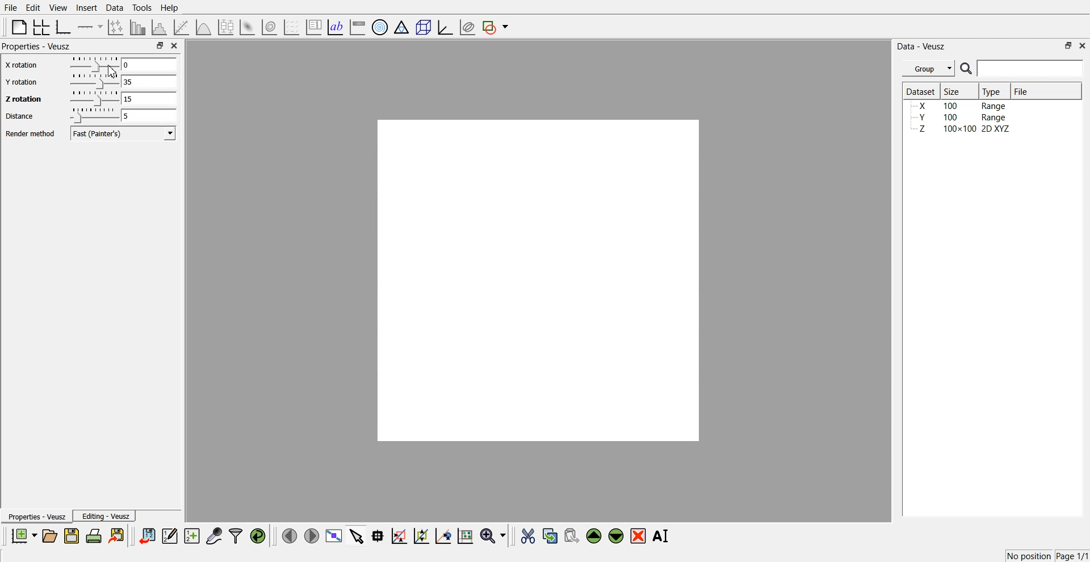 This screenshot has height=562, width=1090. What do you see at coordinates (148, 64) in the screenshot?
I see `0` at bounding box center [148, 64].